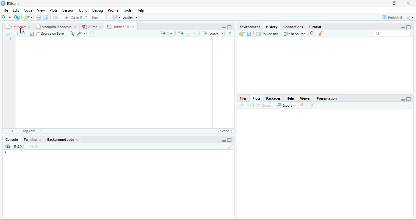 This screenshot has width=416, height=220. Describe the element at coordinates (90, 26) in the screenshot. I see `2Rnd` at that location.